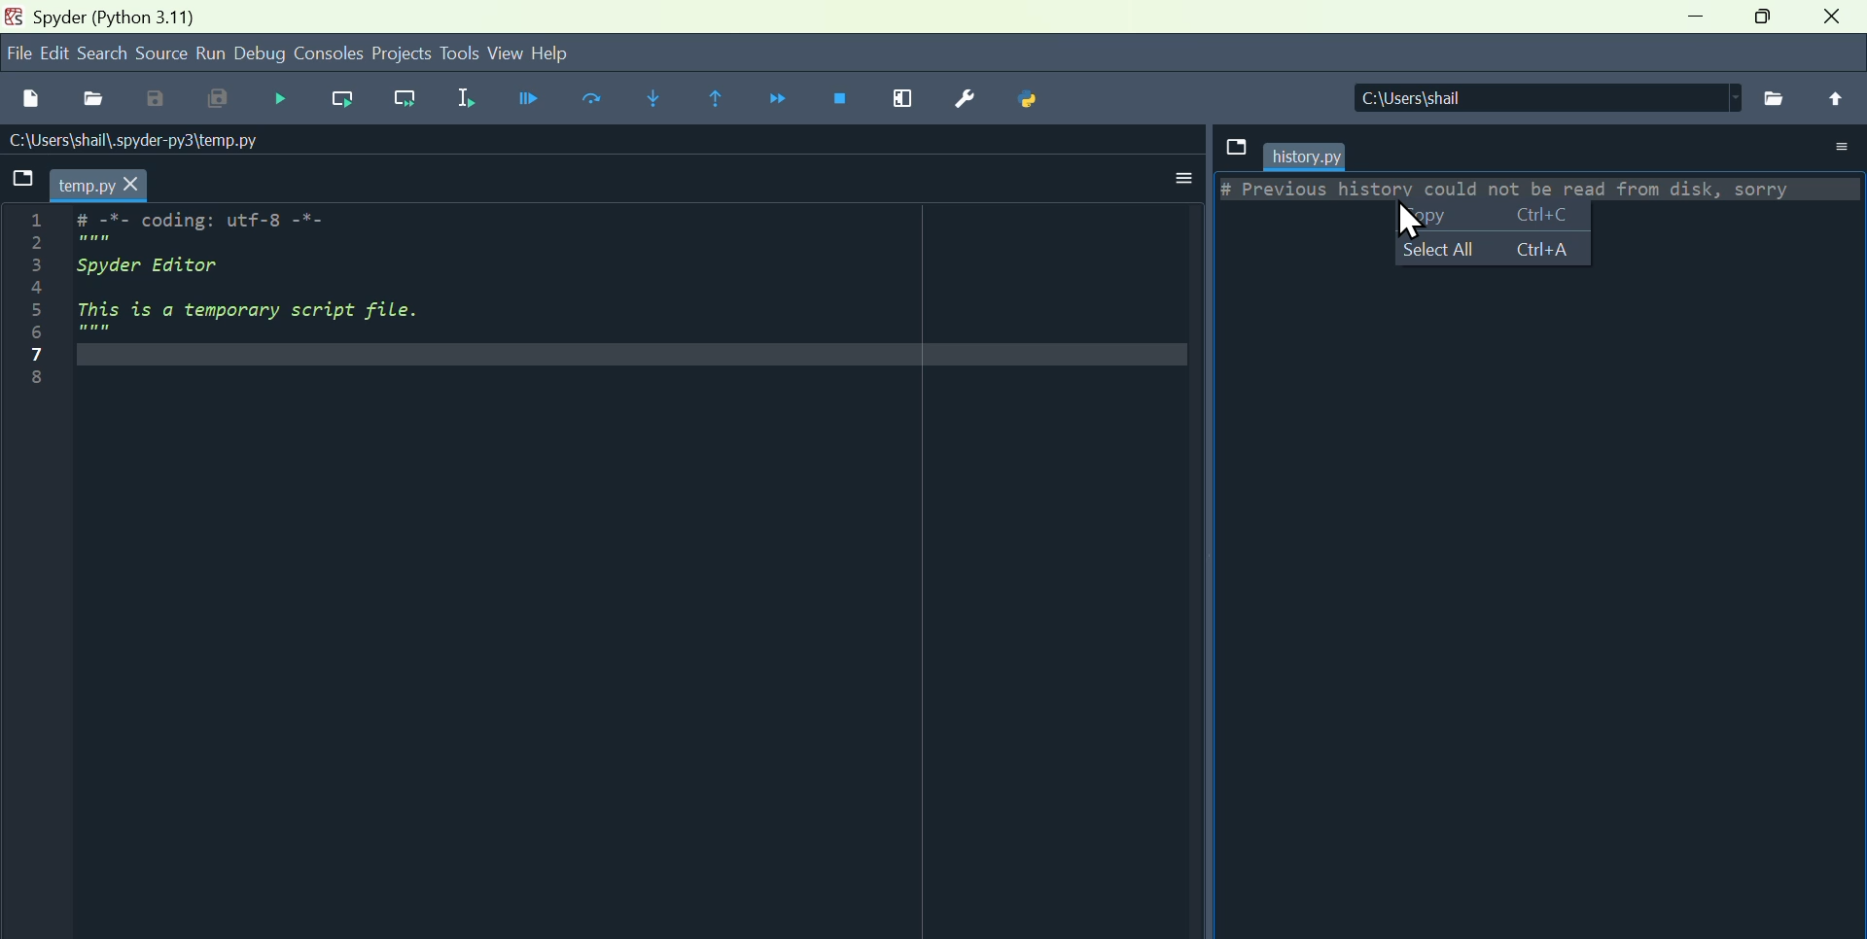  What do you see at coordinates (35, 302) in the screenshot?
I see `1 2 3 4 5 6 7 8` at bounding box center [35, 302].